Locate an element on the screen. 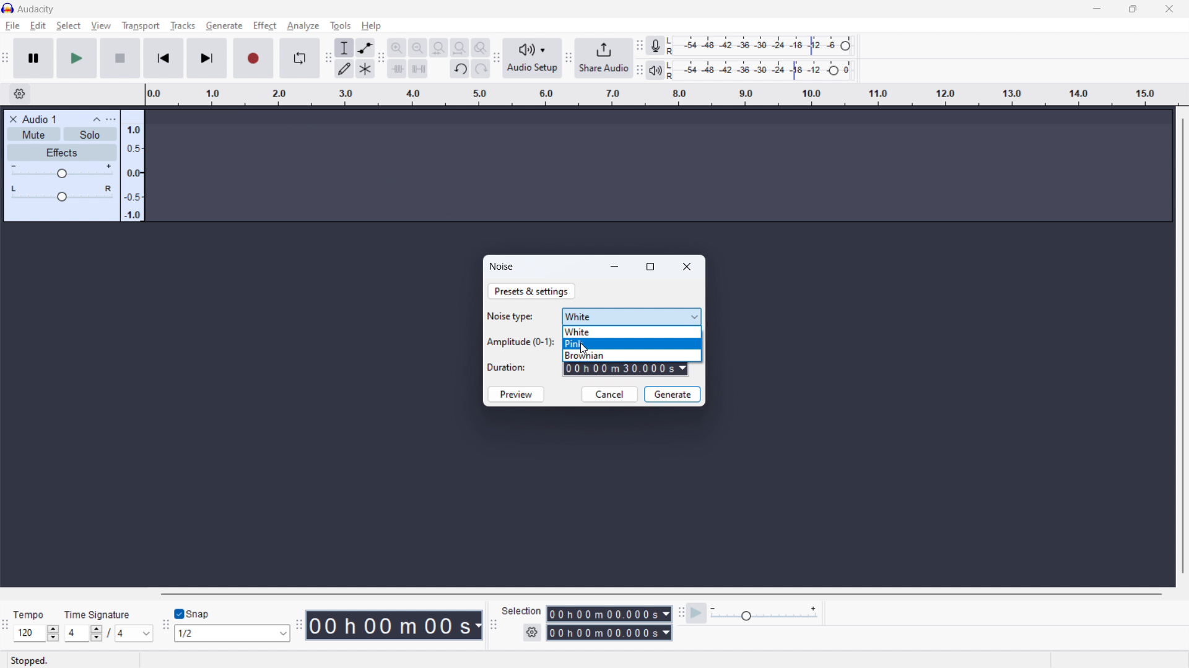 The height and width of the screenshot is (668, 1189). play at speed is located at coordinates (697, 613).